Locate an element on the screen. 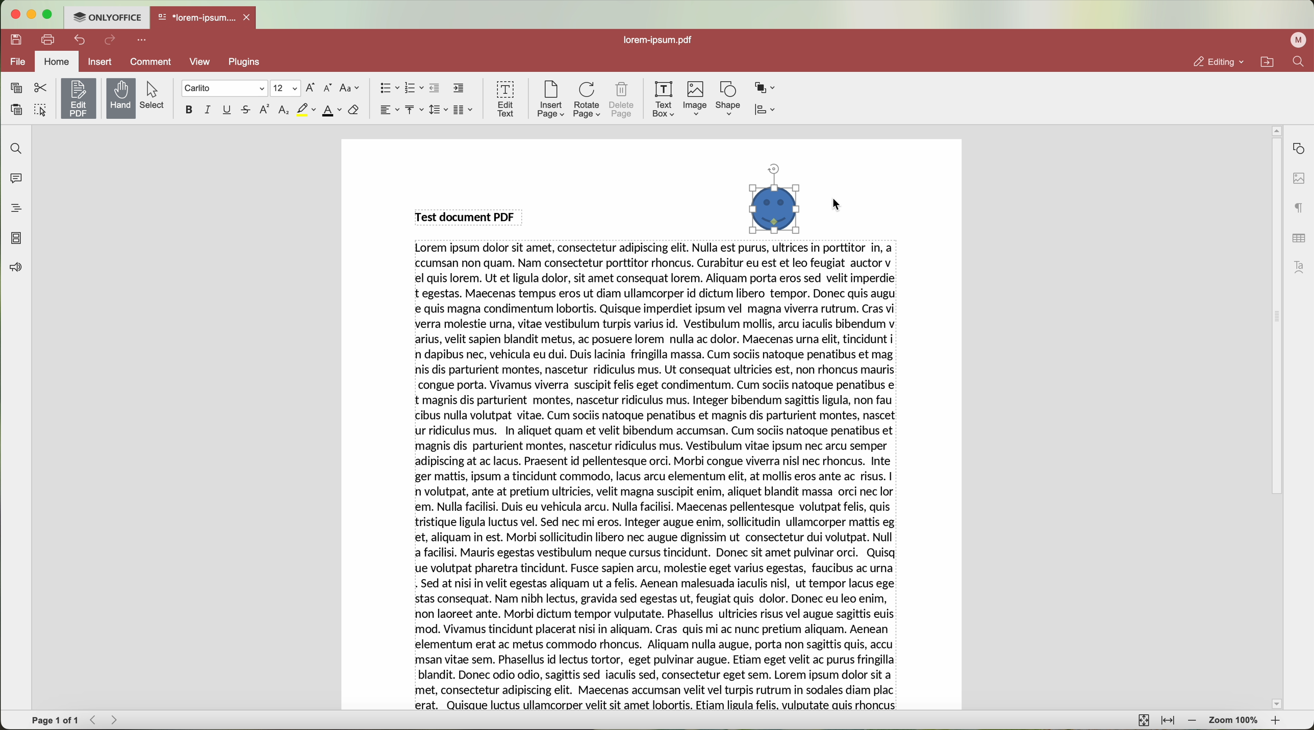 The image size is (1314, 730). hand is located at coordinates (121, 98).